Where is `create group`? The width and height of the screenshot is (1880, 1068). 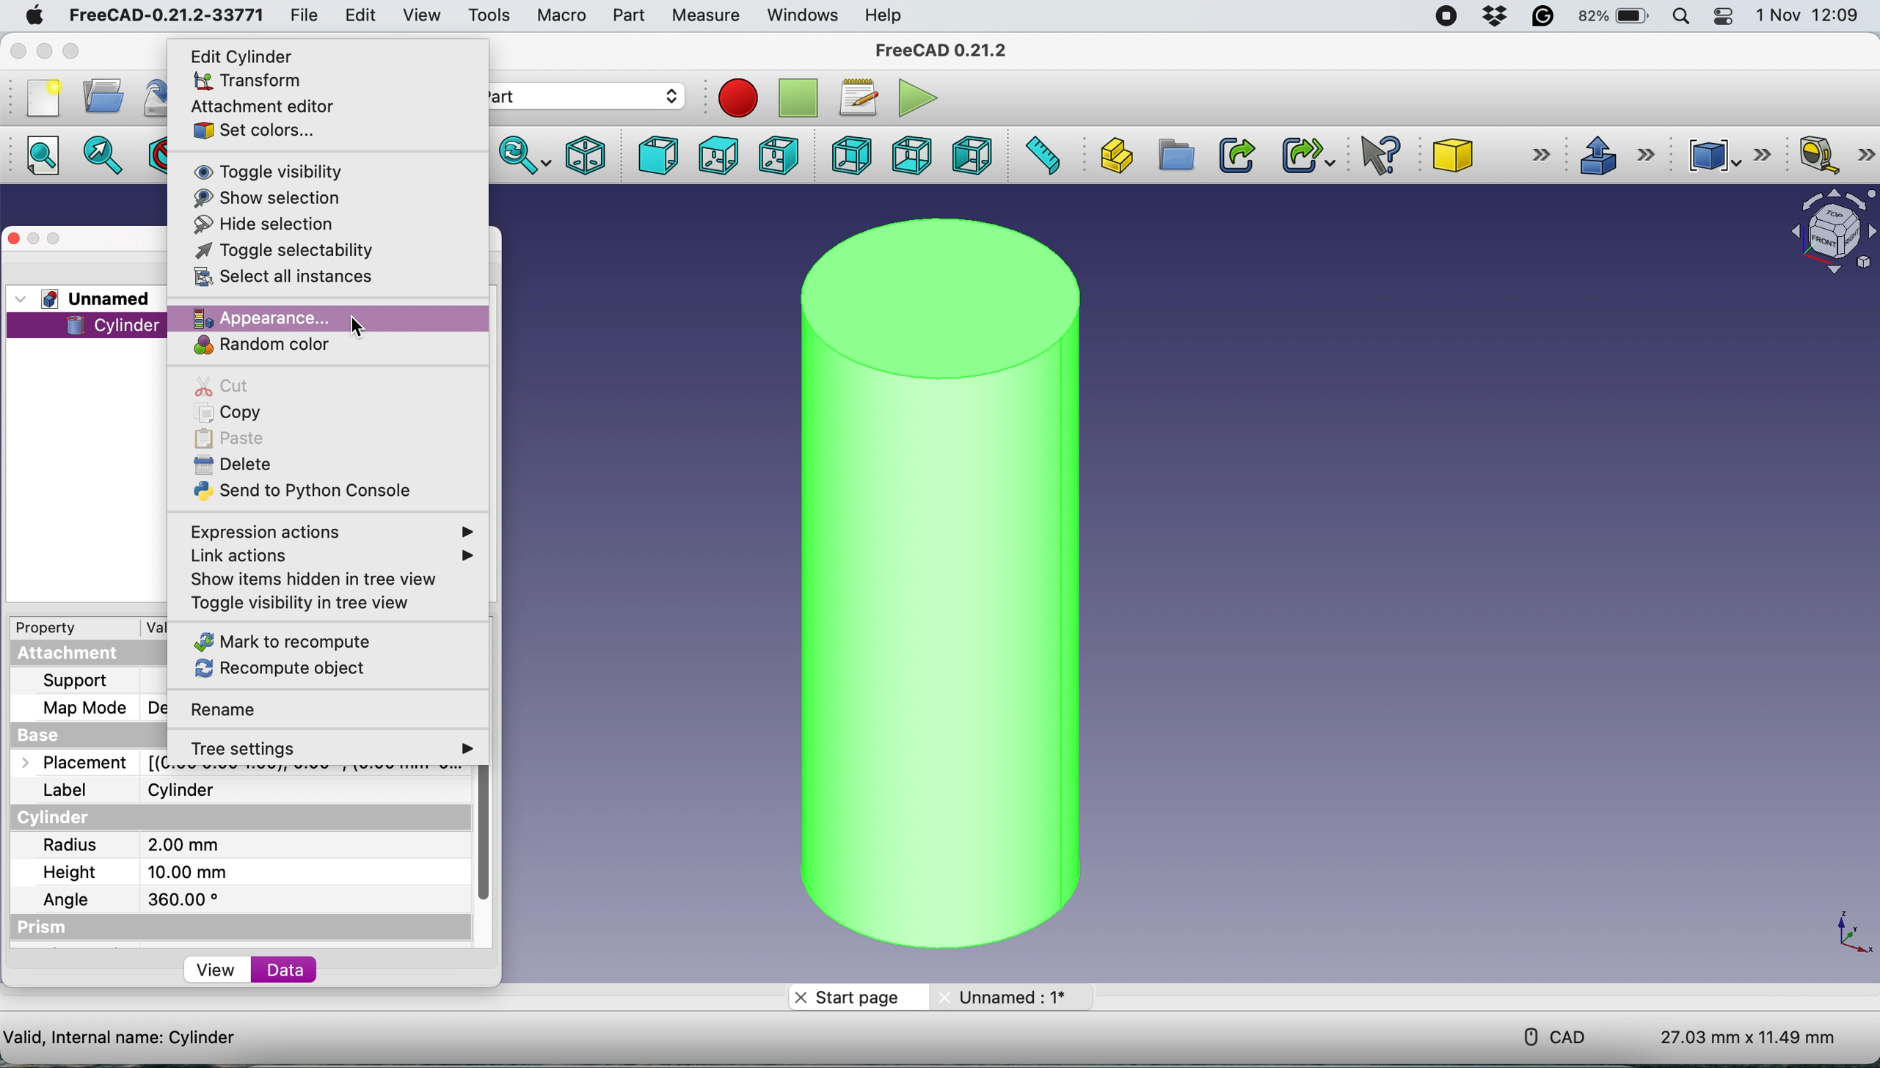 create group is located at coordinates (1174, 156).